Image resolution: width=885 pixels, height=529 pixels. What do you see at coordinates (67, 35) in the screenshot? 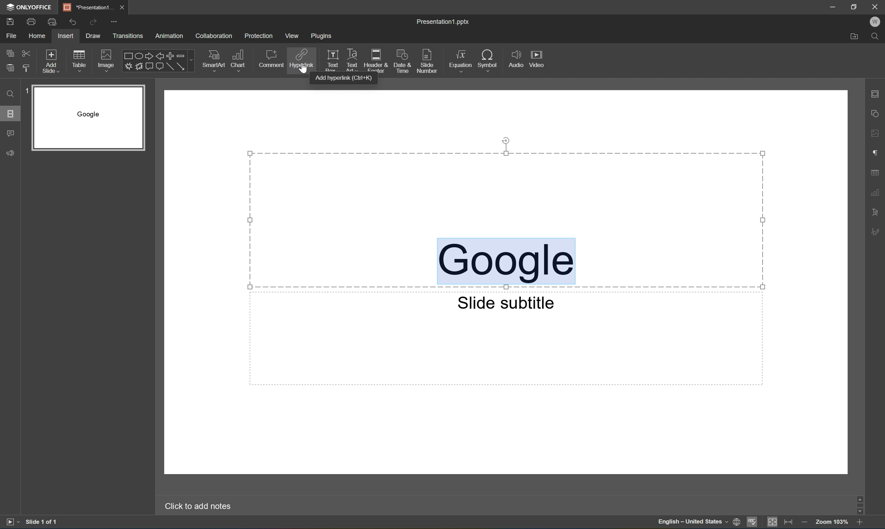
I see `Insert` at bounding box center [67, 35].